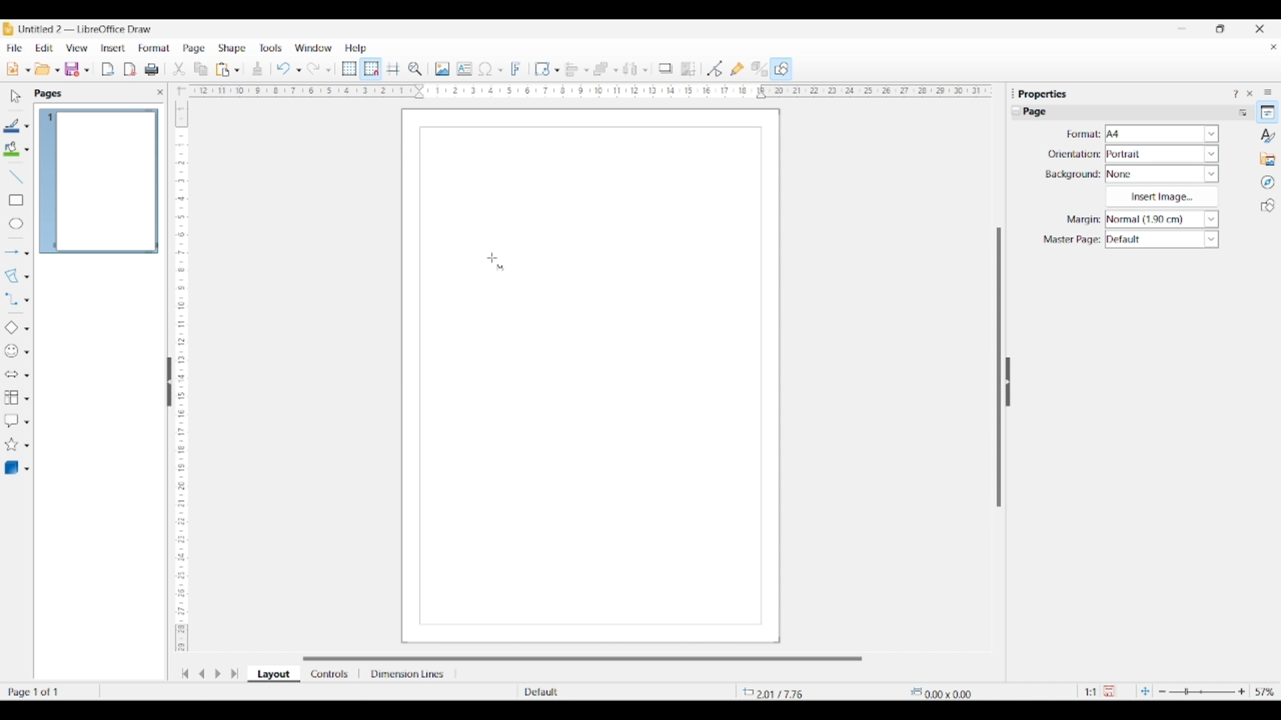 This screenshot has width=1281, height=720. I want to click on Zoom factor, so click(1266, 692).